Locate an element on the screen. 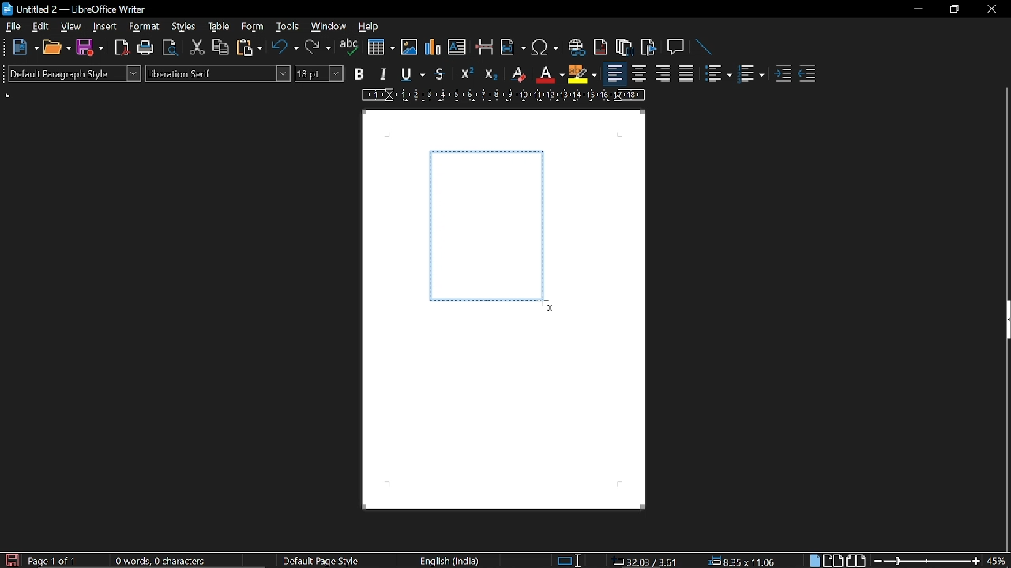  highlight is located at coordinates (582, 73).